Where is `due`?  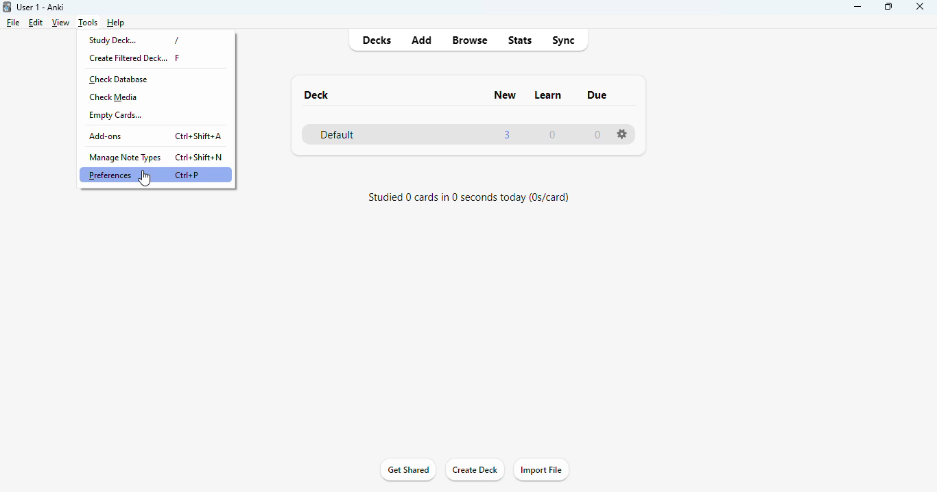 due is located at coordinates (599, 95).